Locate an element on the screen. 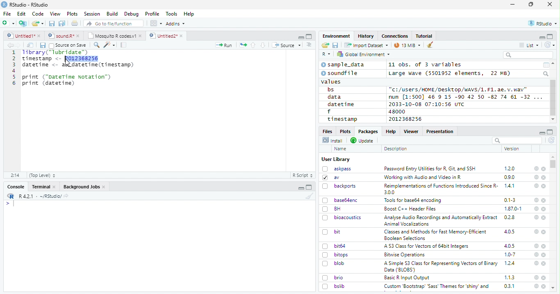 Image resolution: width=560 pixels, height=294 pixels. Profile is located at coordinates (152, 14).